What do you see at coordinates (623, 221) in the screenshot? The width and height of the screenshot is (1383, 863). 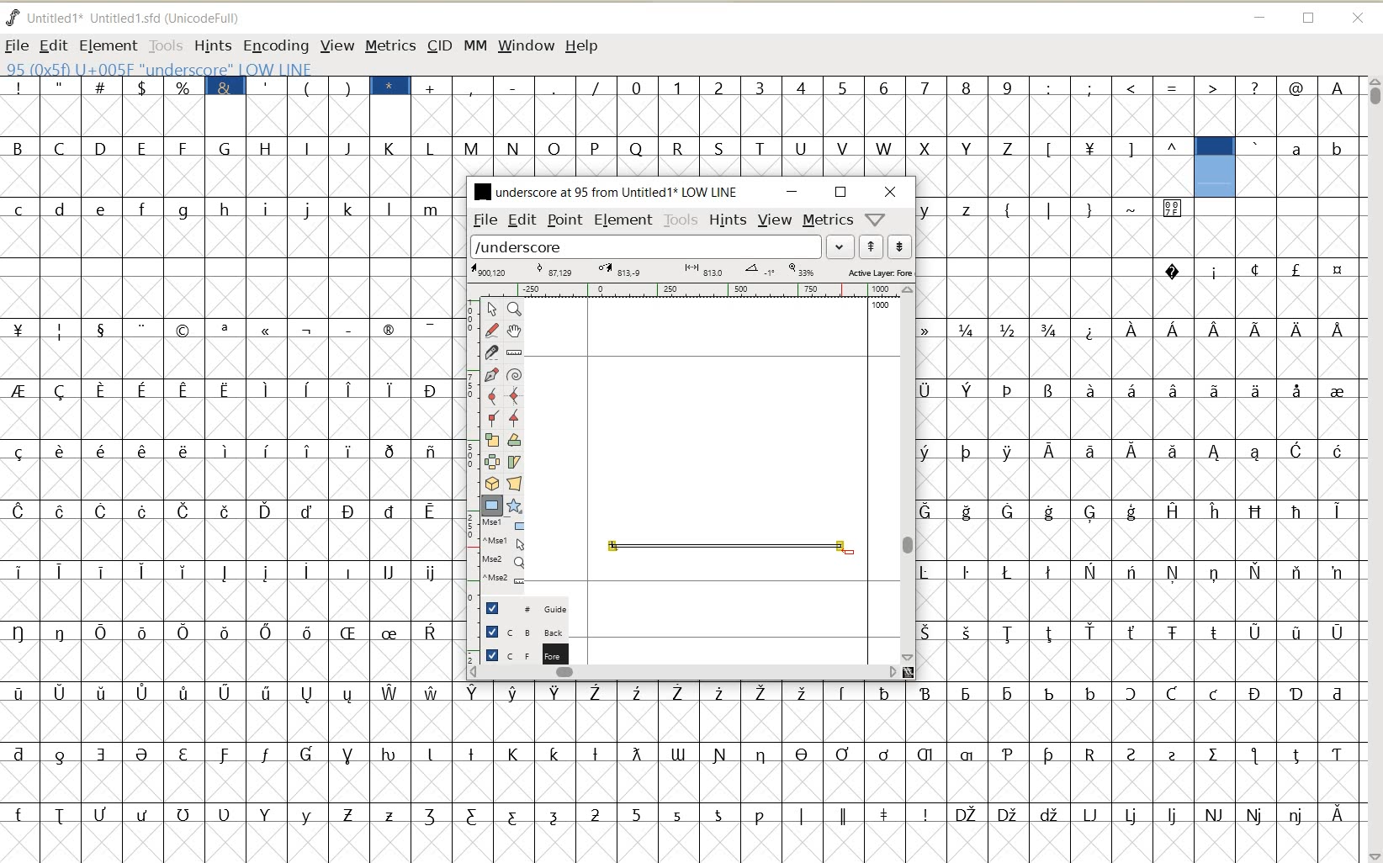 I see `ELEMENT` at bounding box center [623, 221].